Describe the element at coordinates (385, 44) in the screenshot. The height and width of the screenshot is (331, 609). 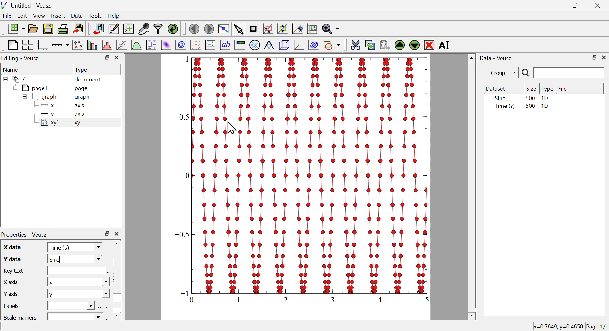
I see `paste widget from the clipboard` at that location.